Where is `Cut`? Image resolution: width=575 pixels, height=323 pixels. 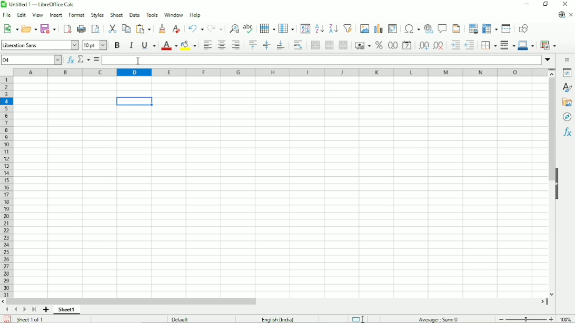
Cut is located at coordinates (112, 28).